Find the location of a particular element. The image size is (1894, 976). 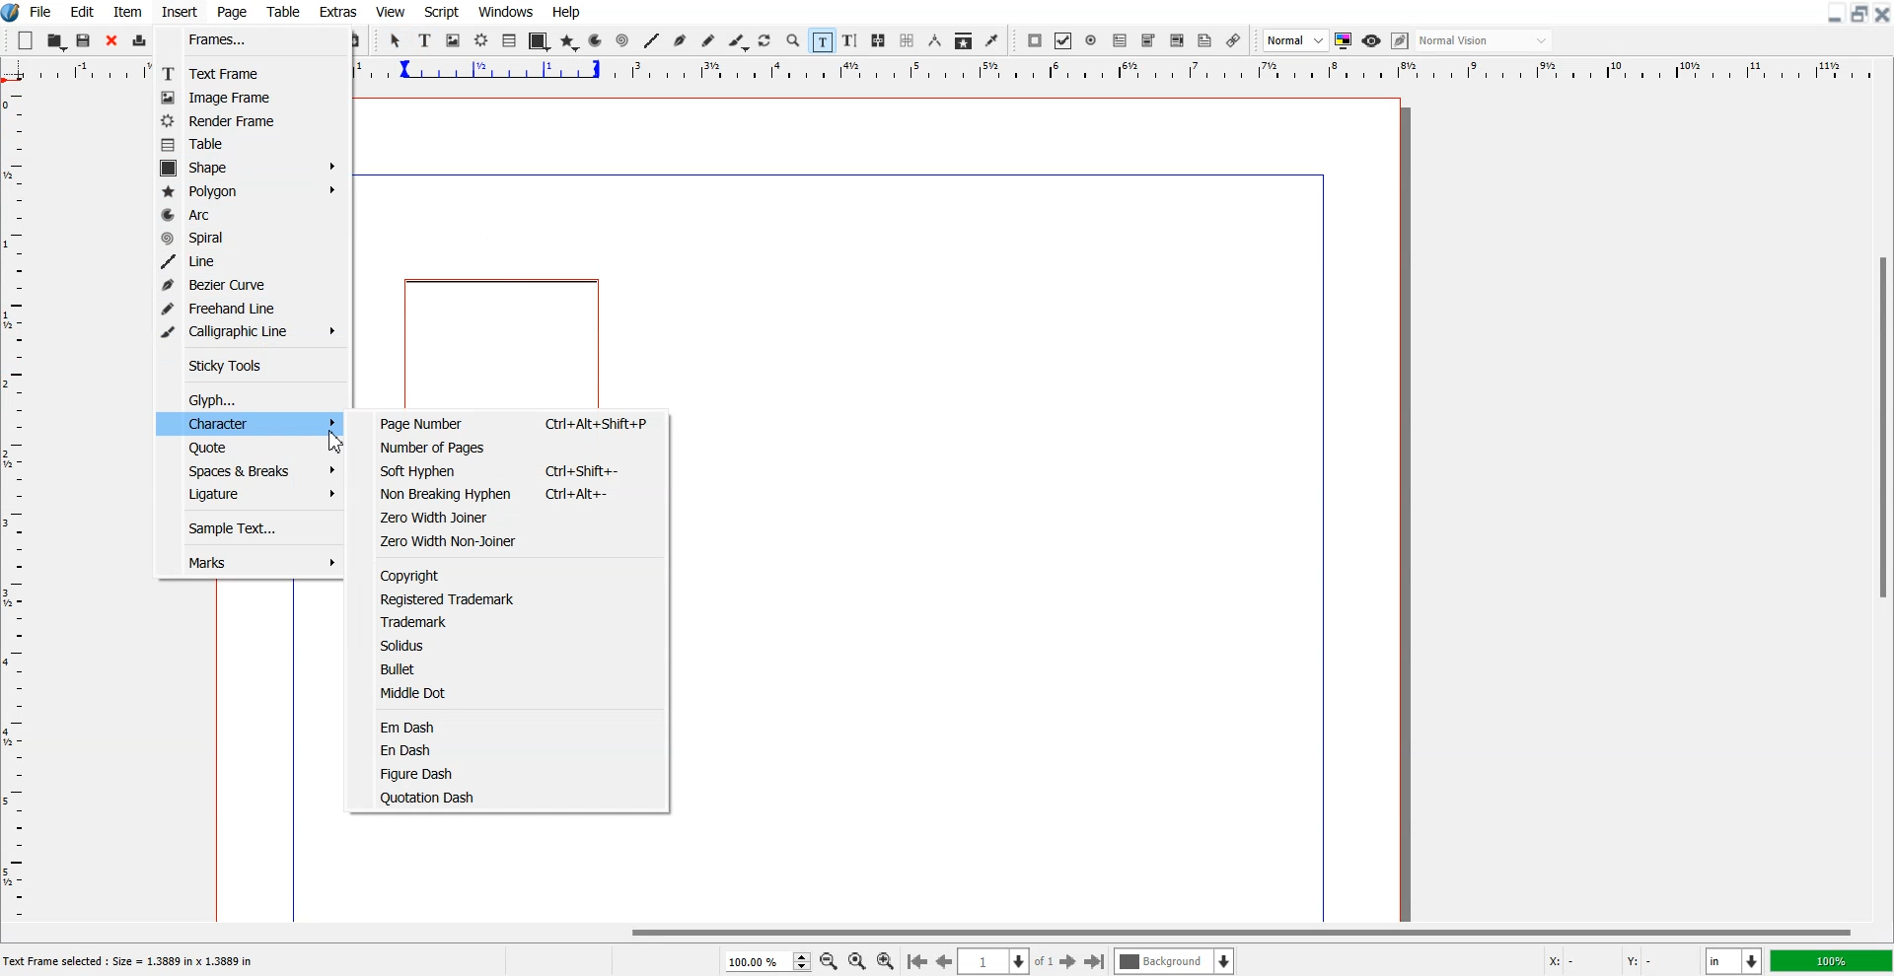

PDF Radio Button is located at coordinates (1092, 40).